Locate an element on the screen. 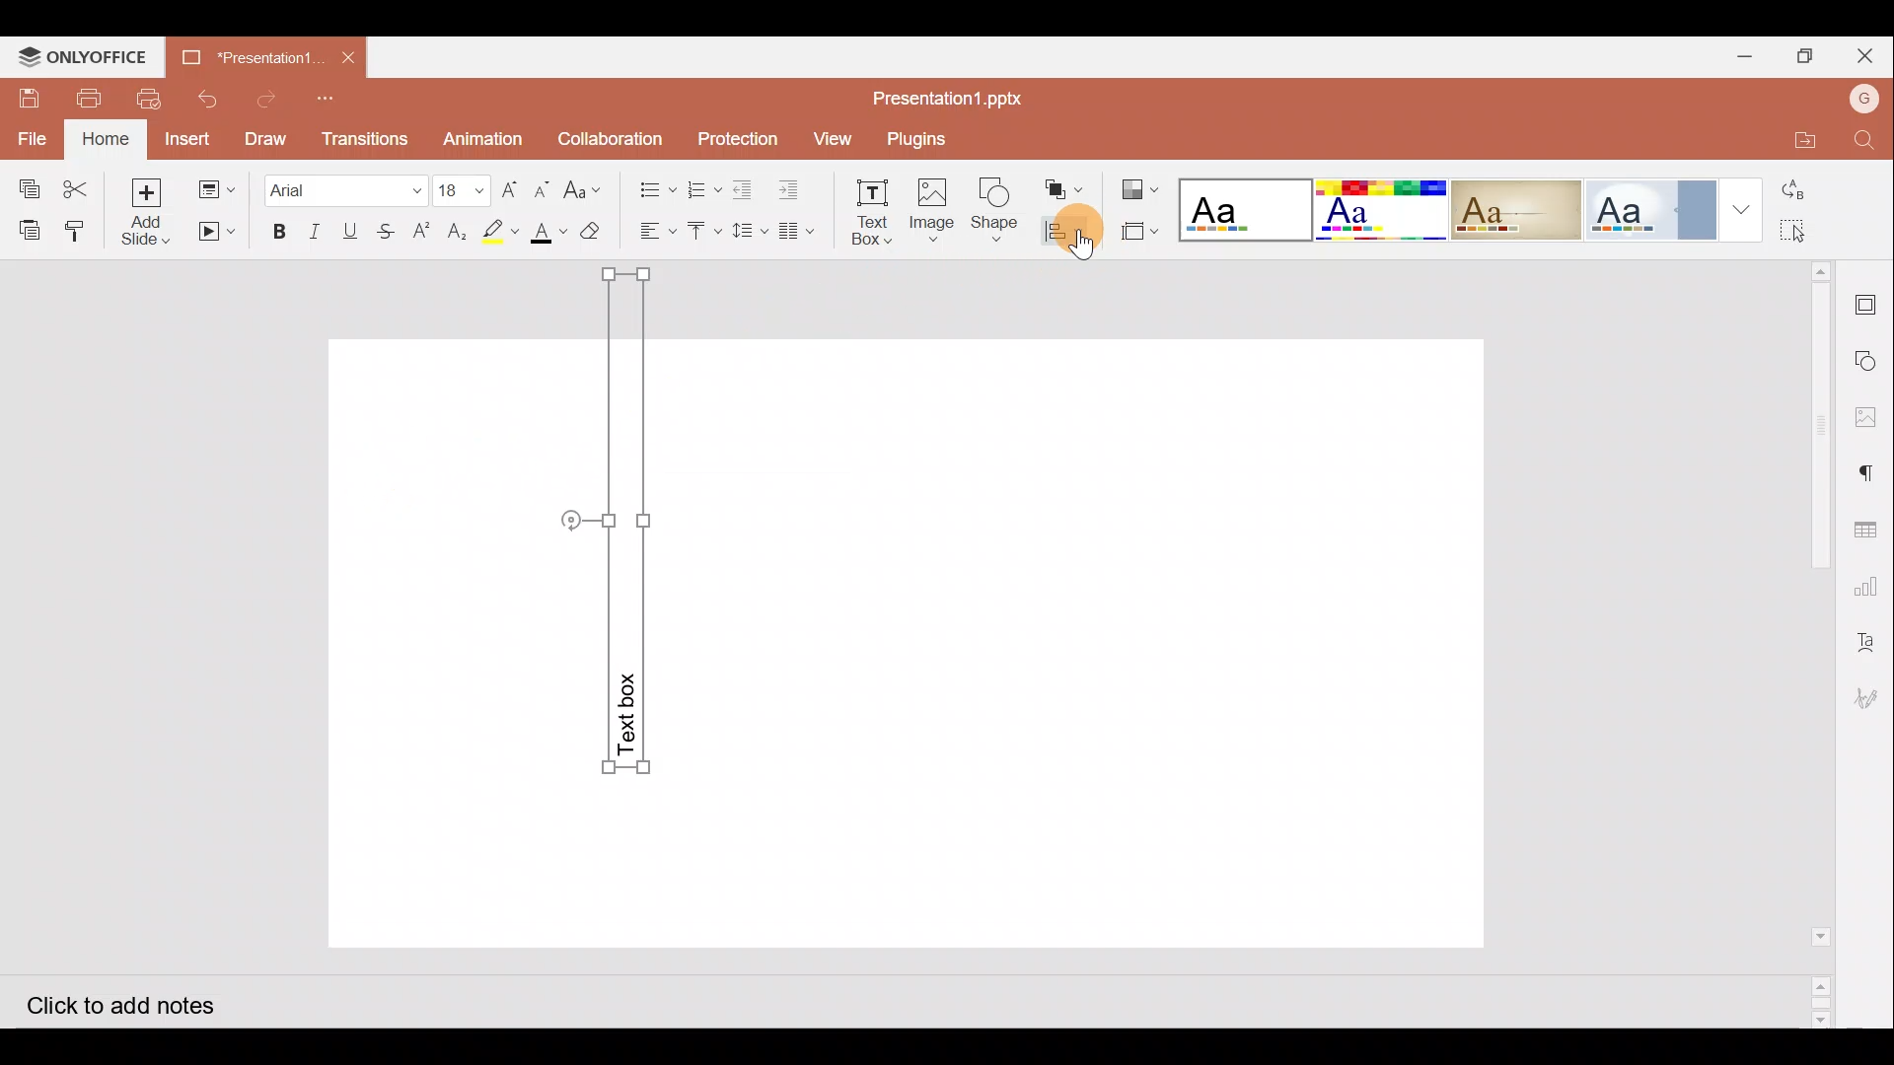 This screenshot has width=1894, height=1065. Paste is located at coordinates (26, 228).